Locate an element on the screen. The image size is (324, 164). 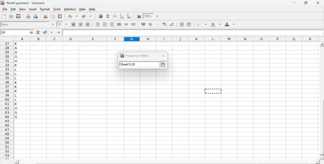
format selection as percentage is located at coordinates (150, 24).